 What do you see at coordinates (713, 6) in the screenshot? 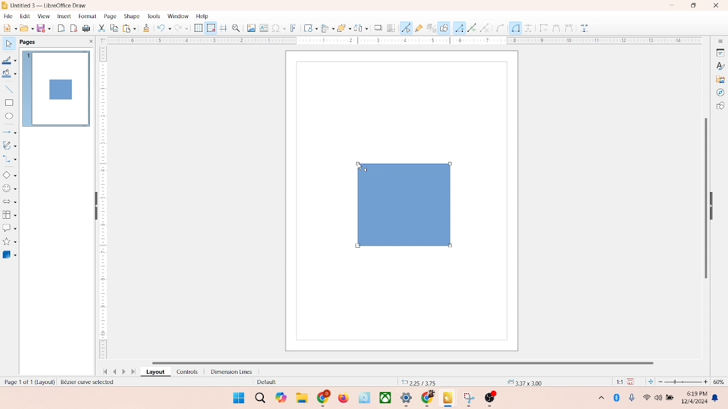
I see `close` at bounding box center [713, 6].